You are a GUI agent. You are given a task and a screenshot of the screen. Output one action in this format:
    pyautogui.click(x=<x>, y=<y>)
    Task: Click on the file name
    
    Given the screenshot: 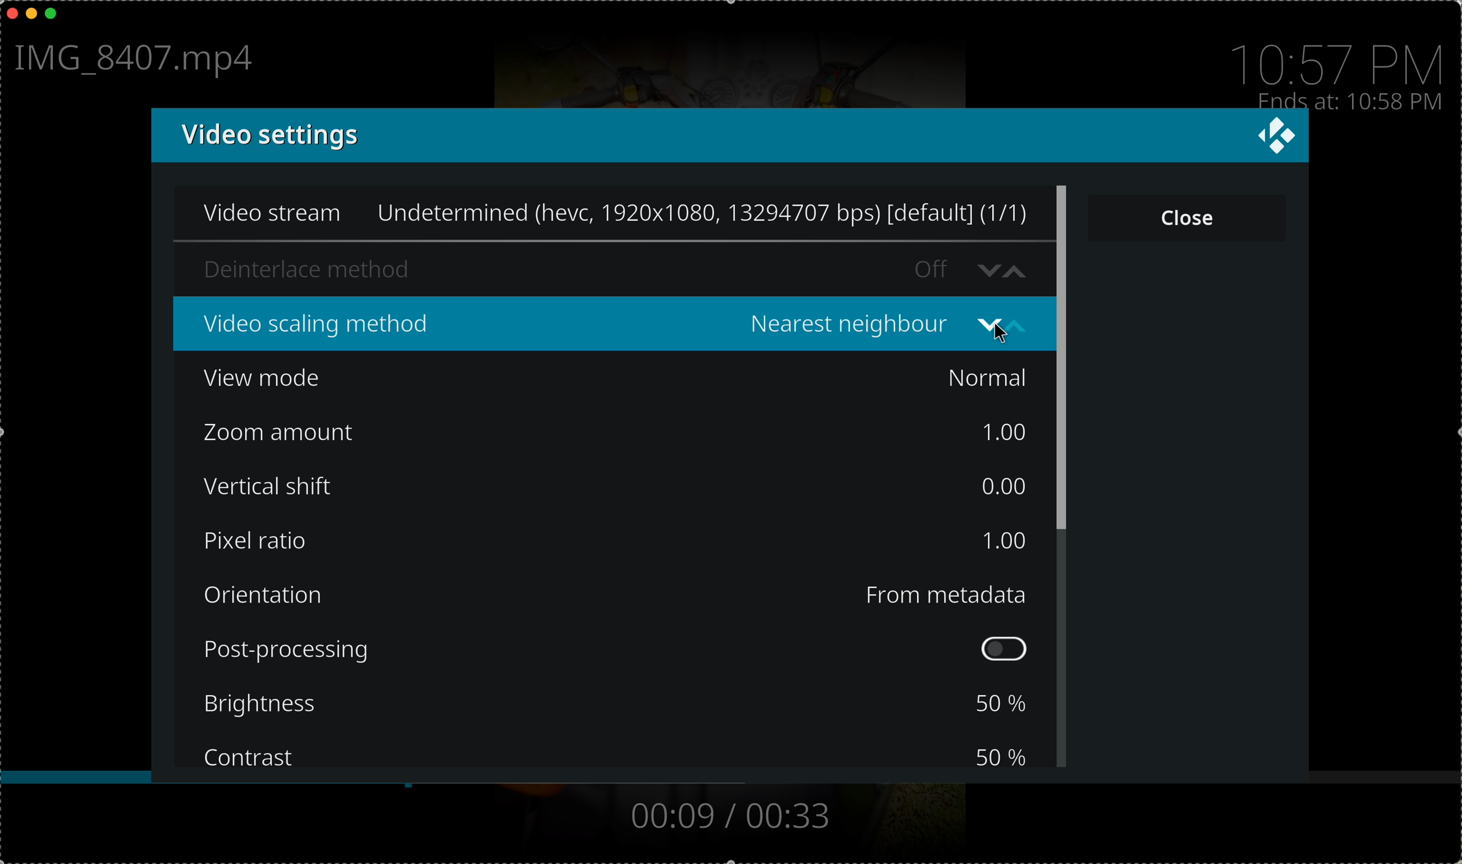 What is the action you would take?
    pyautogui.click(x=140, y=61)
    